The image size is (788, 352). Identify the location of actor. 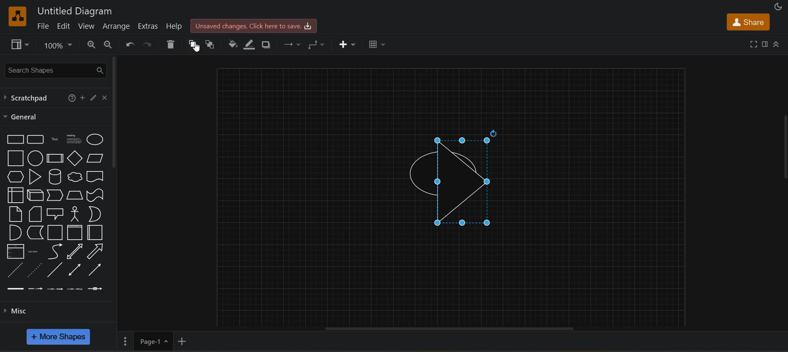
(75, 214).